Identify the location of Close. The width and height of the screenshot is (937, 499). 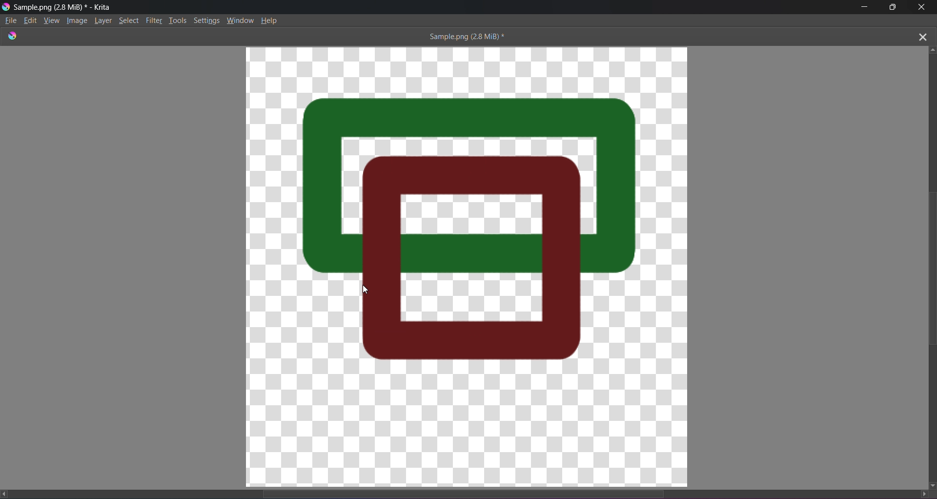
(922, 8).